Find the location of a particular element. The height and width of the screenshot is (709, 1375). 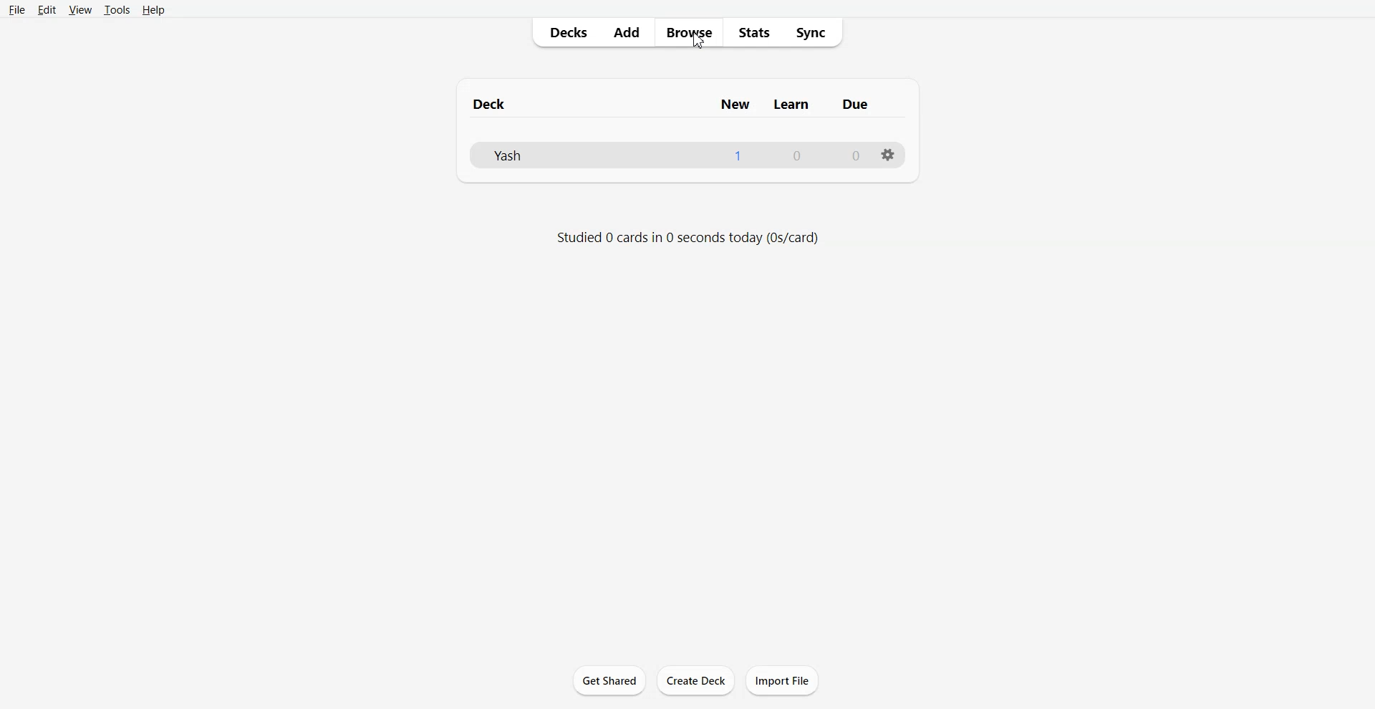

settings is located at coordinates (887, 155).